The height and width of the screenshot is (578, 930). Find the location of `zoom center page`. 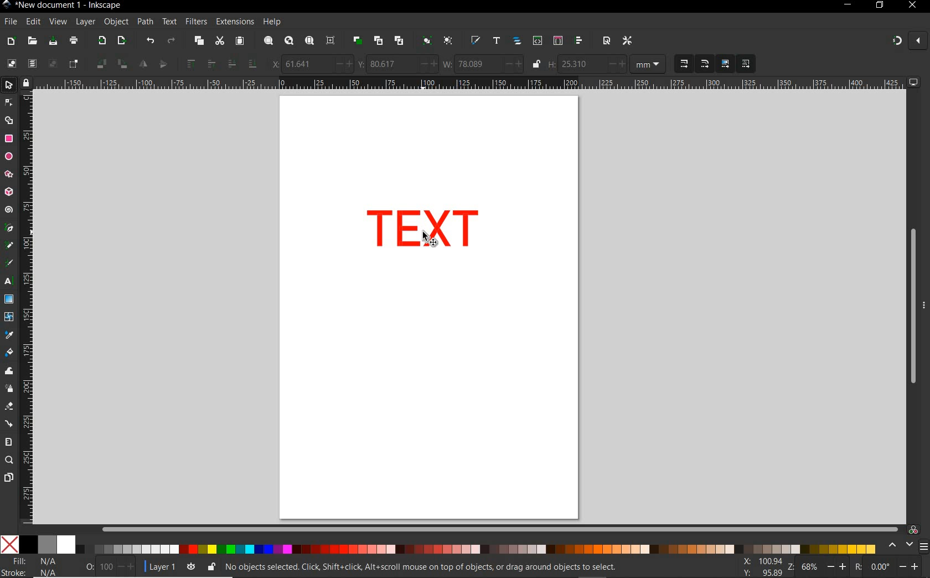

zoom center page is located at coordinates (333, 40).